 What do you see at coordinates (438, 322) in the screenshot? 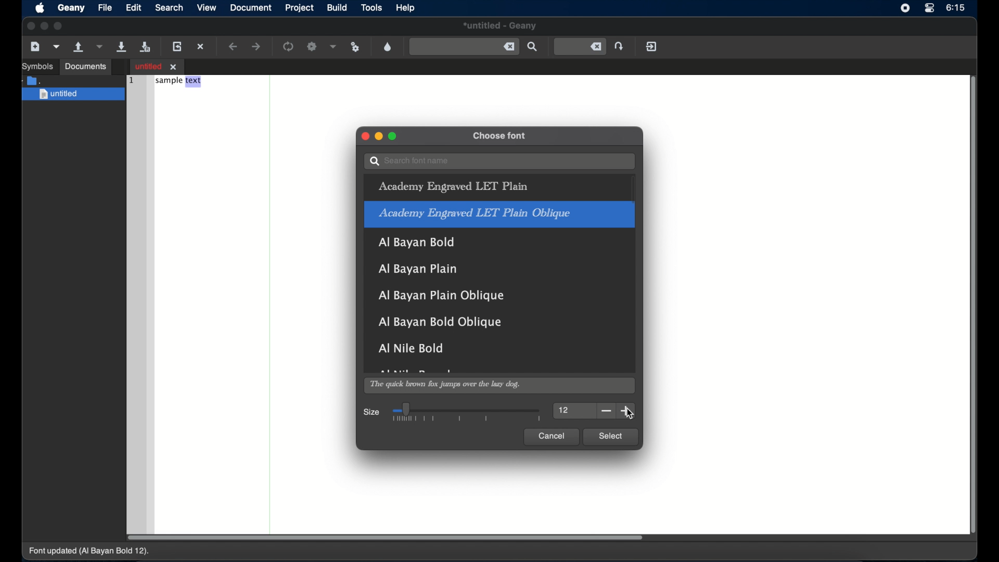
I see `al bayan bol oblique` at bounding box center [438, 322].